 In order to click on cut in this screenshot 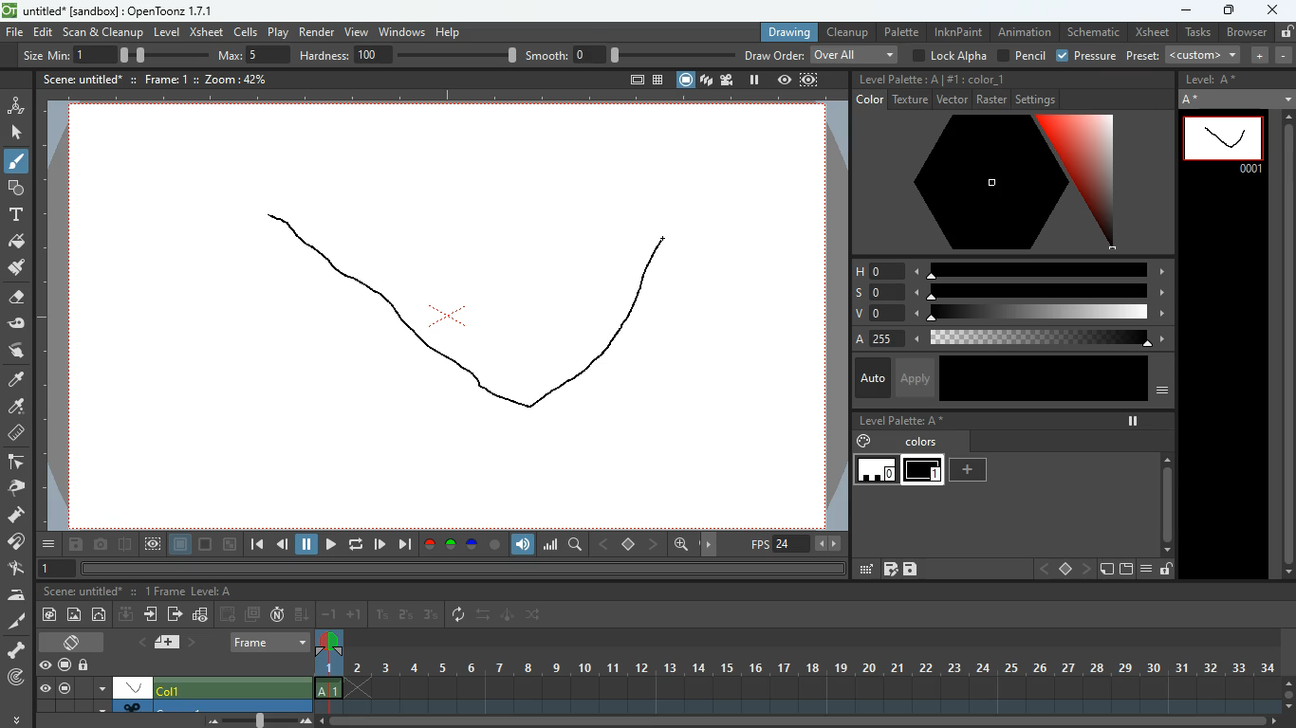, I will do `click(15, 623)`.